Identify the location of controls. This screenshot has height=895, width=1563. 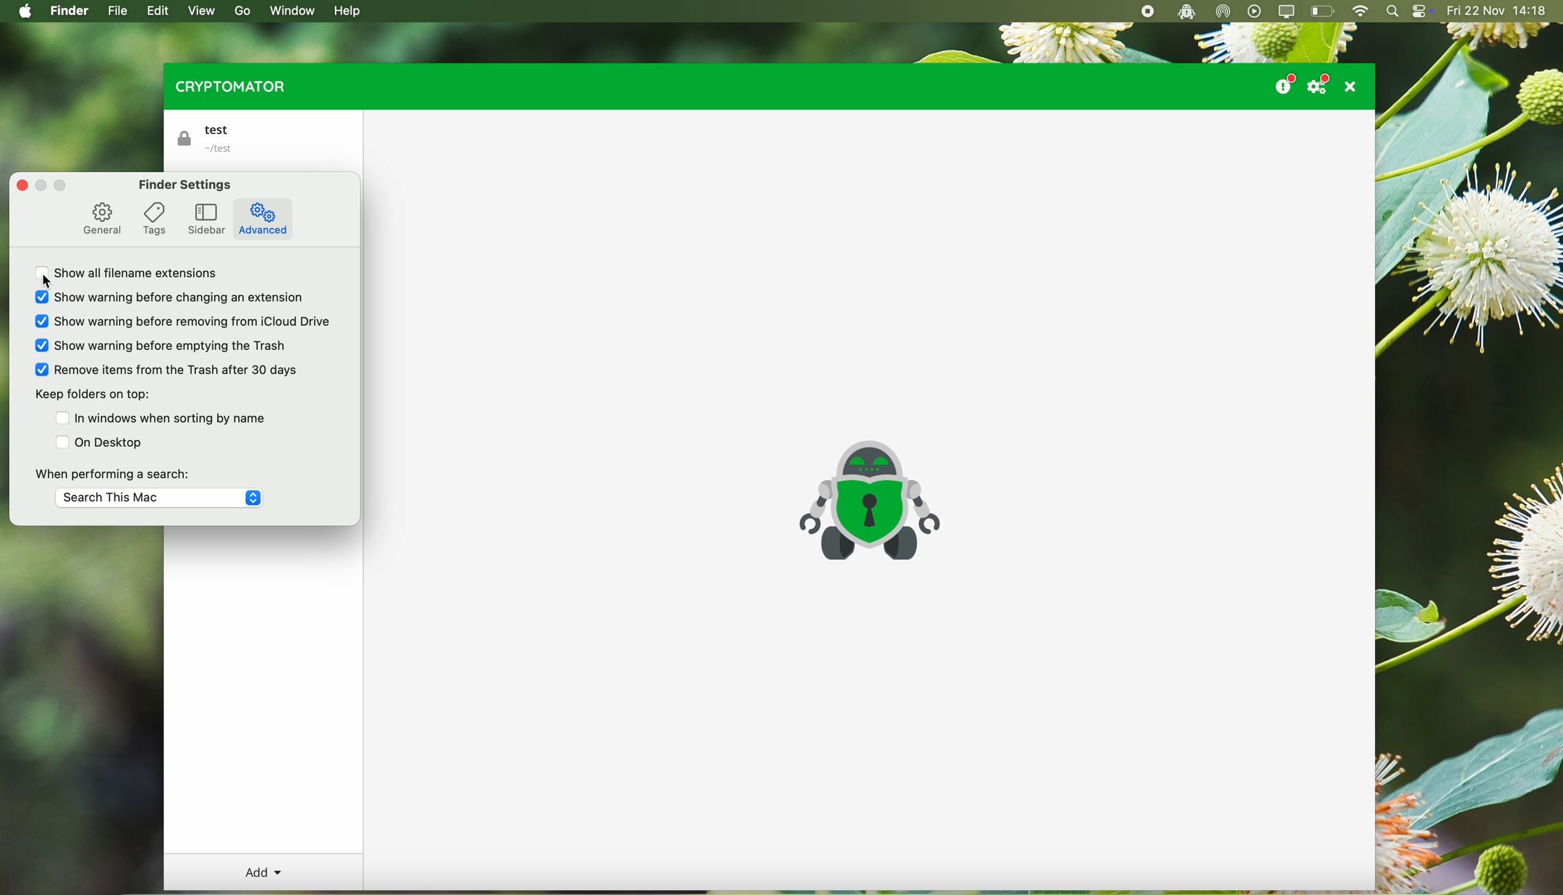
(1422, 12).